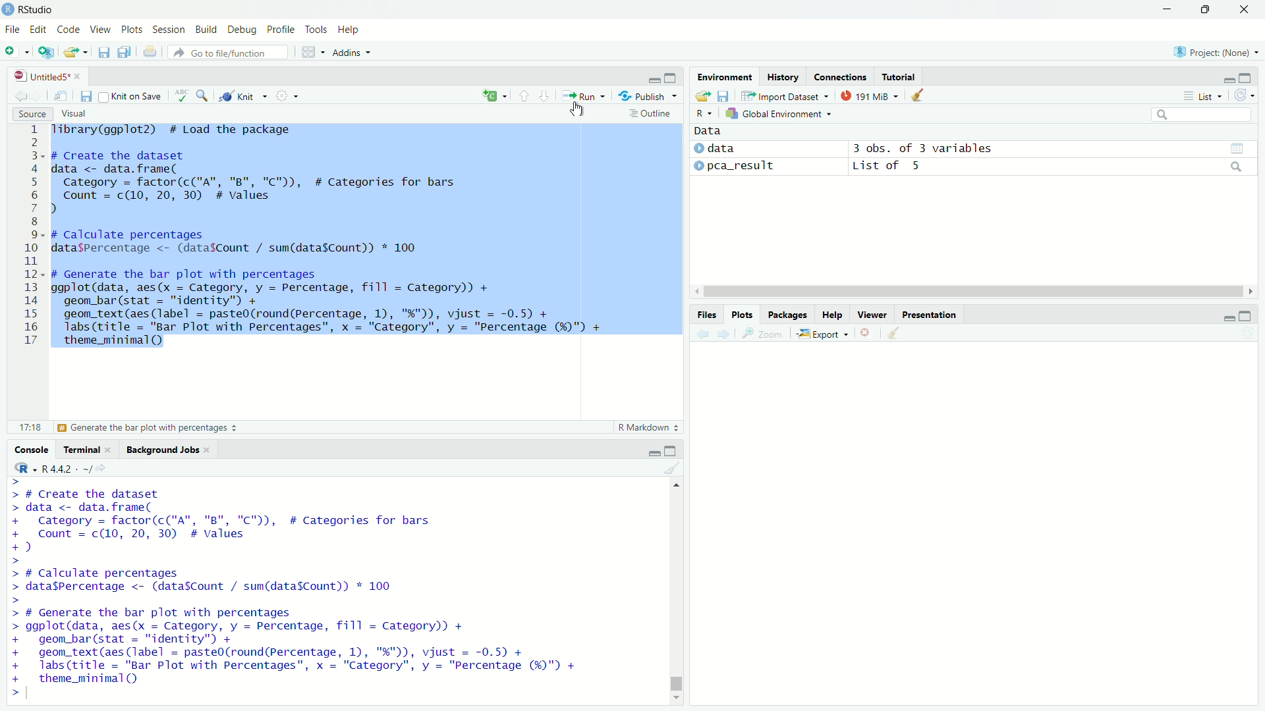 The height and width of the screenshot is (711, 1265). What do you see at coordinates (644, 428) in the screenshot?
I see `R markdown` at bounding box center [644, 428].